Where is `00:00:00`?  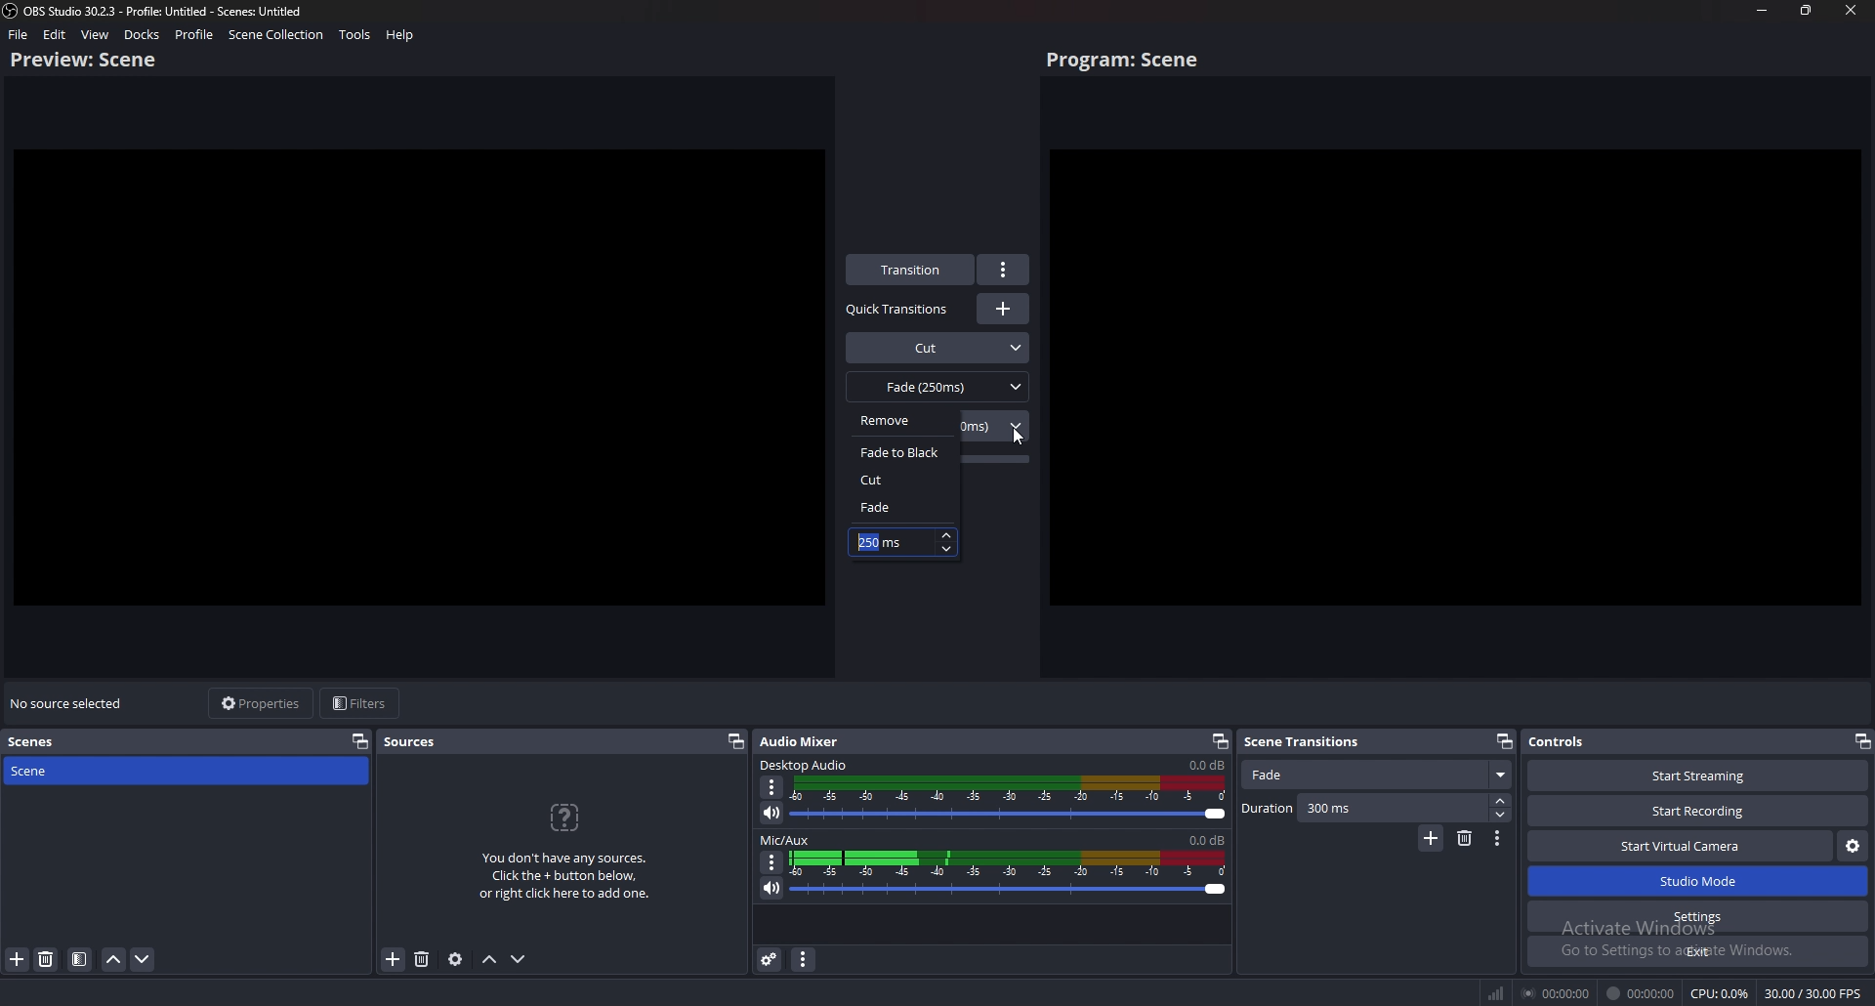 00:00:00 is located at coordinates (1554, 994).